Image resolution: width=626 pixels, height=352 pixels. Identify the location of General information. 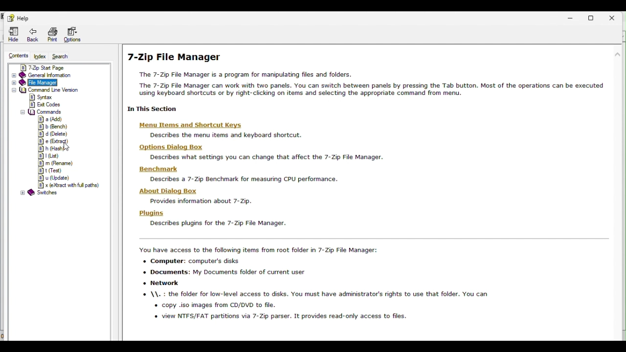
(53, 75).